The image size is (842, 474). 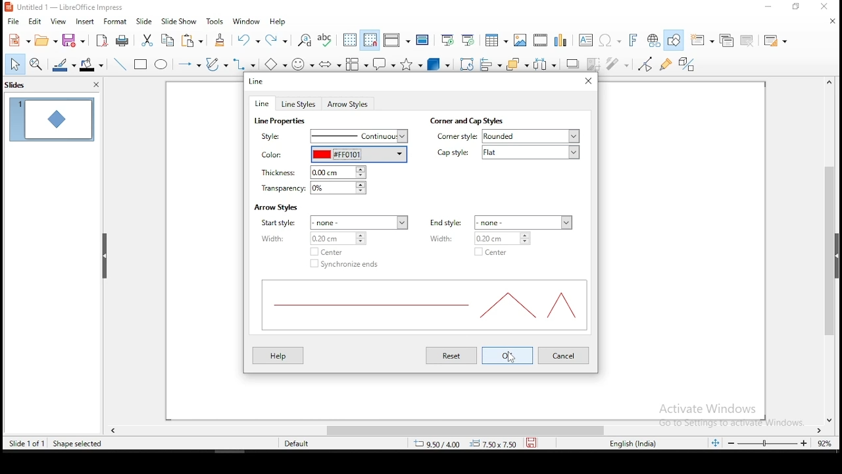 I want to click on delete slide, so click(x=748, y=41).